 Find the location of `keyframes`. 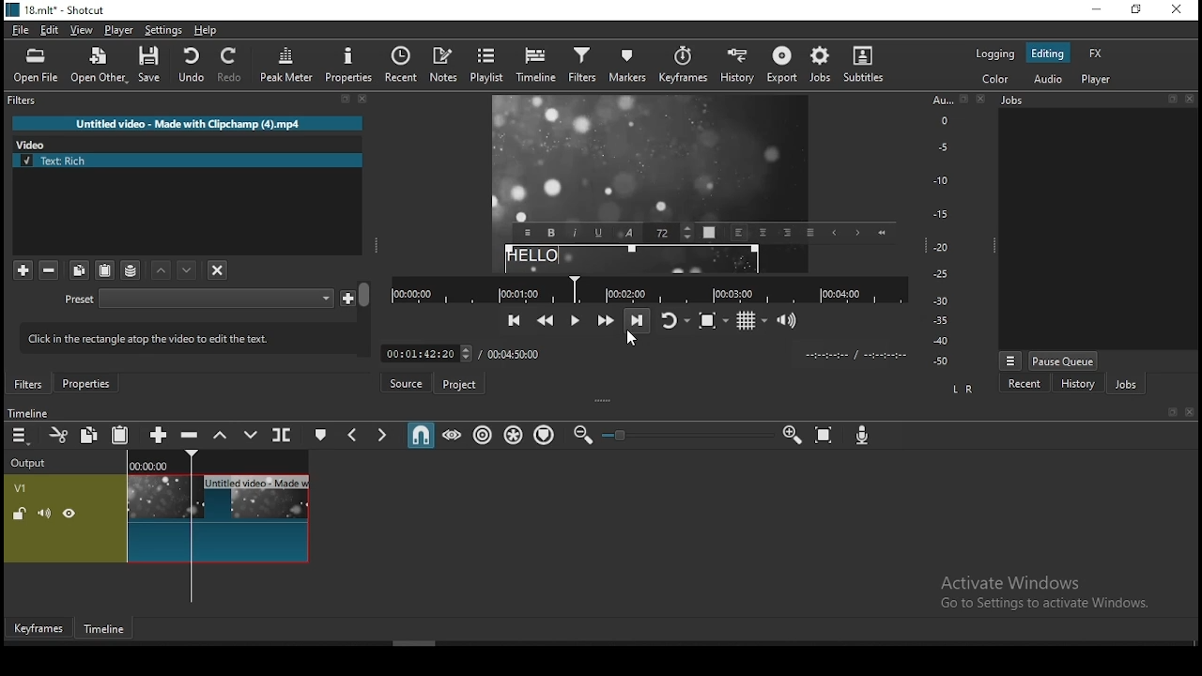

keyframes is located at coordinates (680, 69).